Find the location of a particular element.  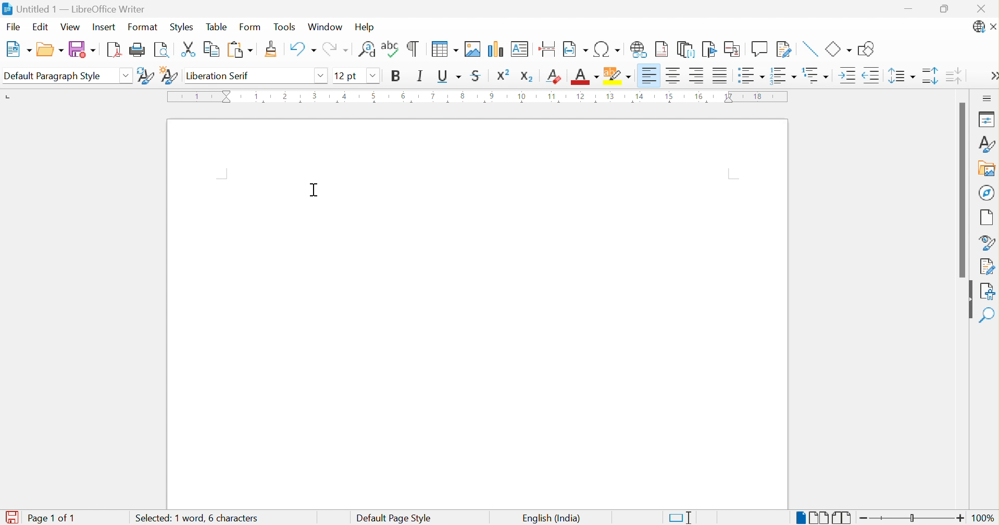

Close is located at coordinates (983, 8).